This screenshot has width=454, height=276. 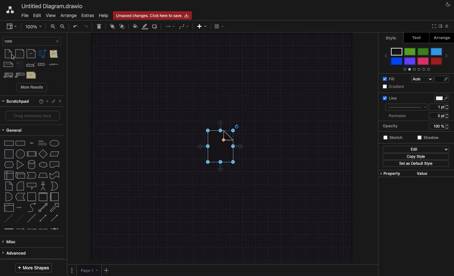 I want to click on Auto, so click(x=421, y=79).